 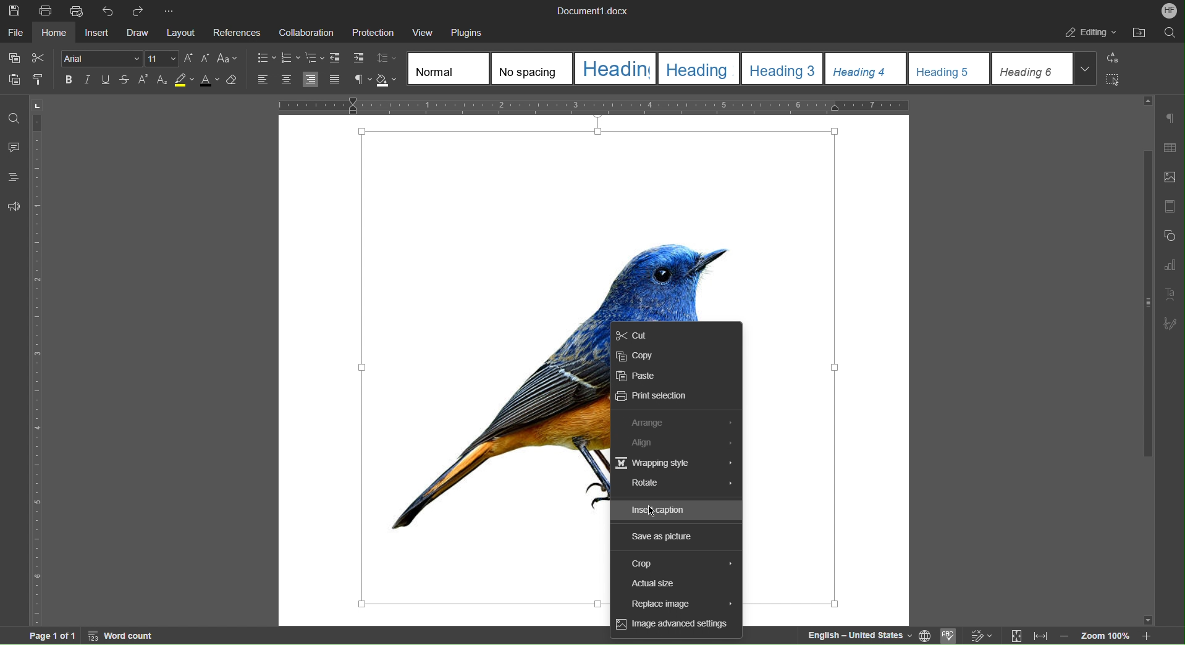 I want to click on Bullet List, so click(x=265, y=57).